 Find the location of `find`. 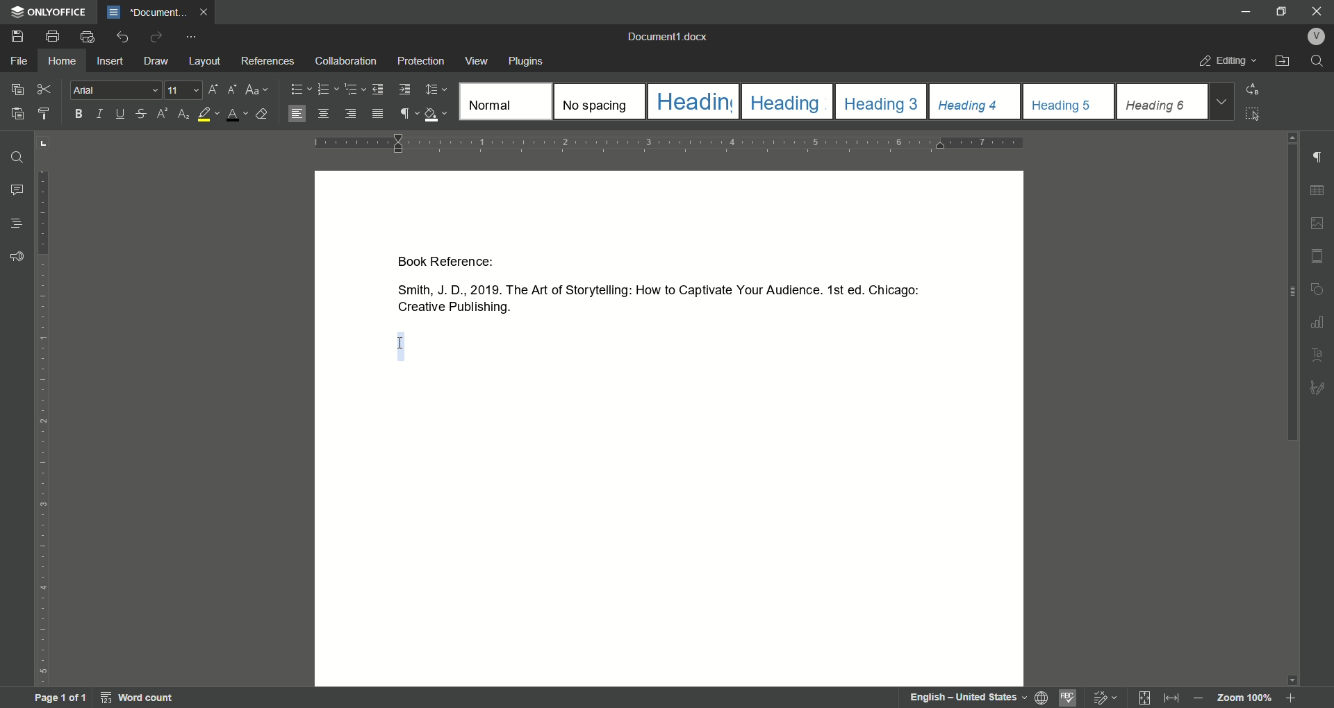

find is located at coordinates (18, 157).